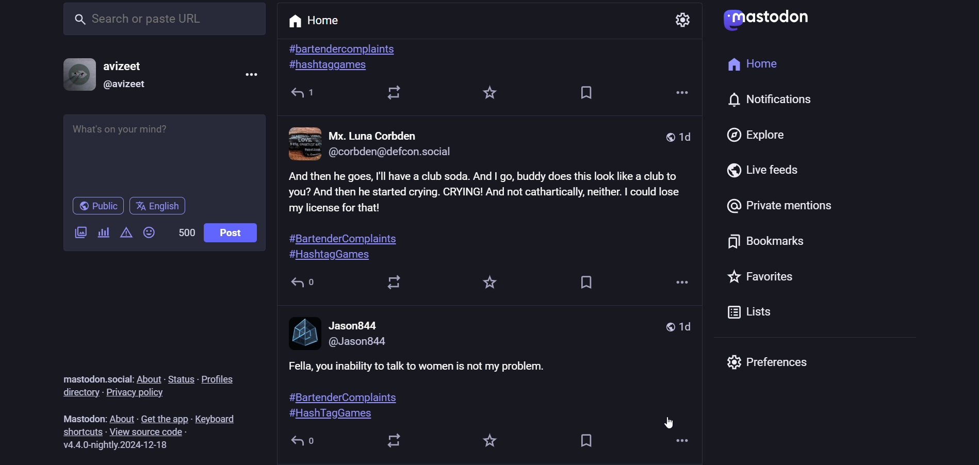 The image size is (979, 465). I want to click on favourite, so click(492, 92).